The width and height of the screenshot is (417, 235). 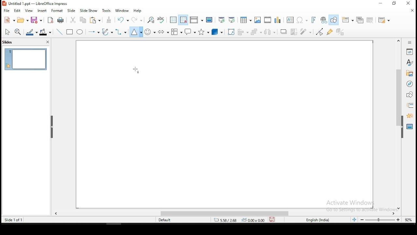 I want to click on new slide, so click(x=348, y=20).